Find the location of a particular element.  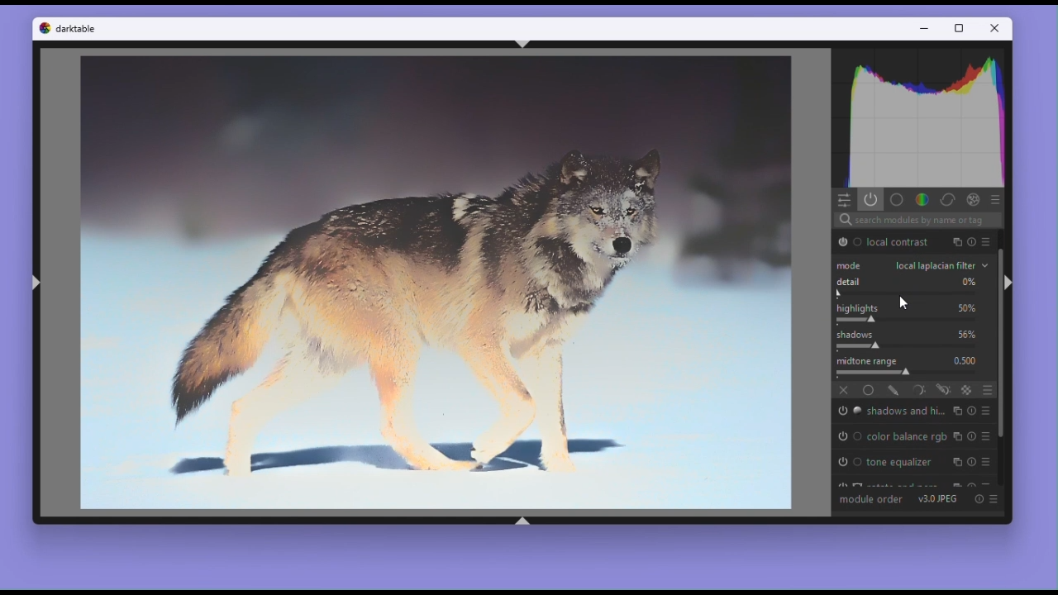

Multiple instance actions is located at coordinates (956, 462).